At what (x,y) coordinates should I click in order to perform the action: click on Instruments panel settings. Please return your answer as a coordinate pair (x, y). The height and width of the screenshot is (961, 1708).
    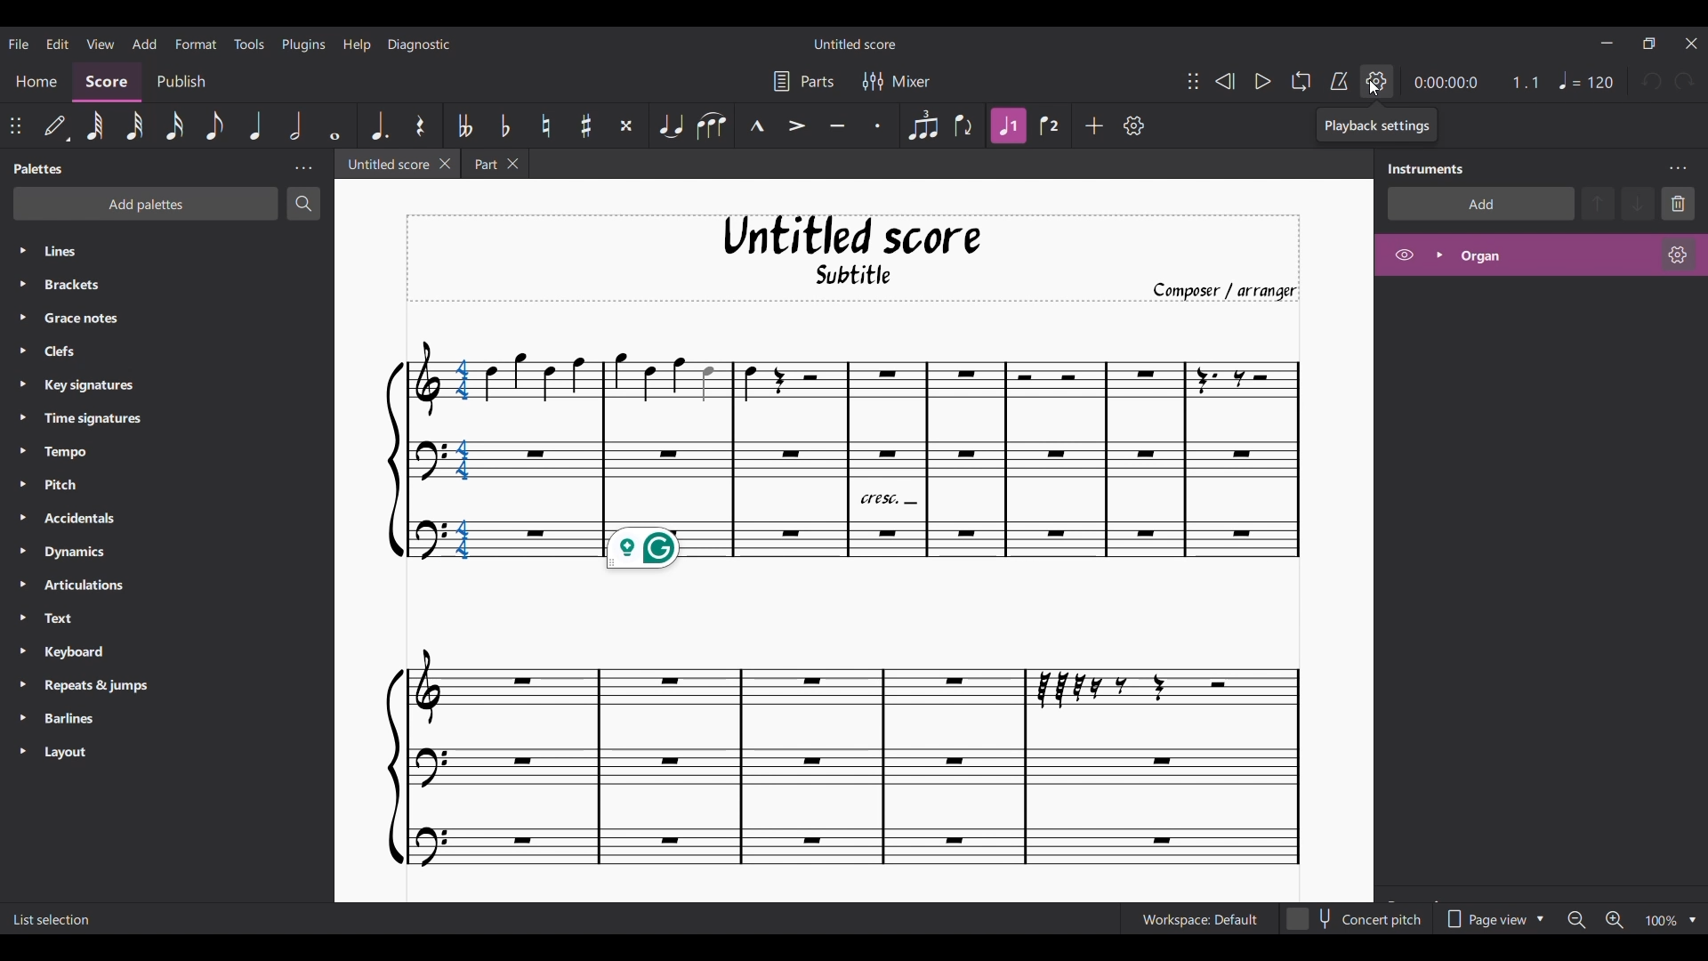
    Looking at the image, I should click on (1678, 169).